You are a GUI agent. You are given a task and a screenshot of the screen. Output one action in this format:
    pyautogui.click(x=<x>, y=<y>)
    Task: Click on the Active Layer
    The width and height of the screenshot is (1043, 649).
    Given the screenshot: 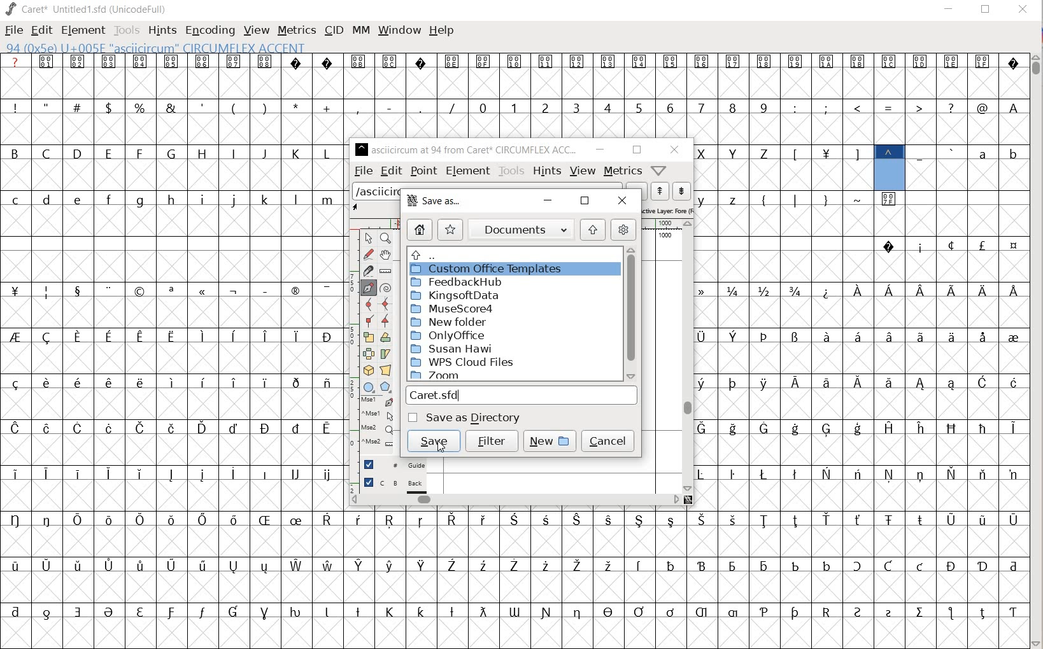 What is the action you would take?
    pyautogui.click(x=666, y=209)
    